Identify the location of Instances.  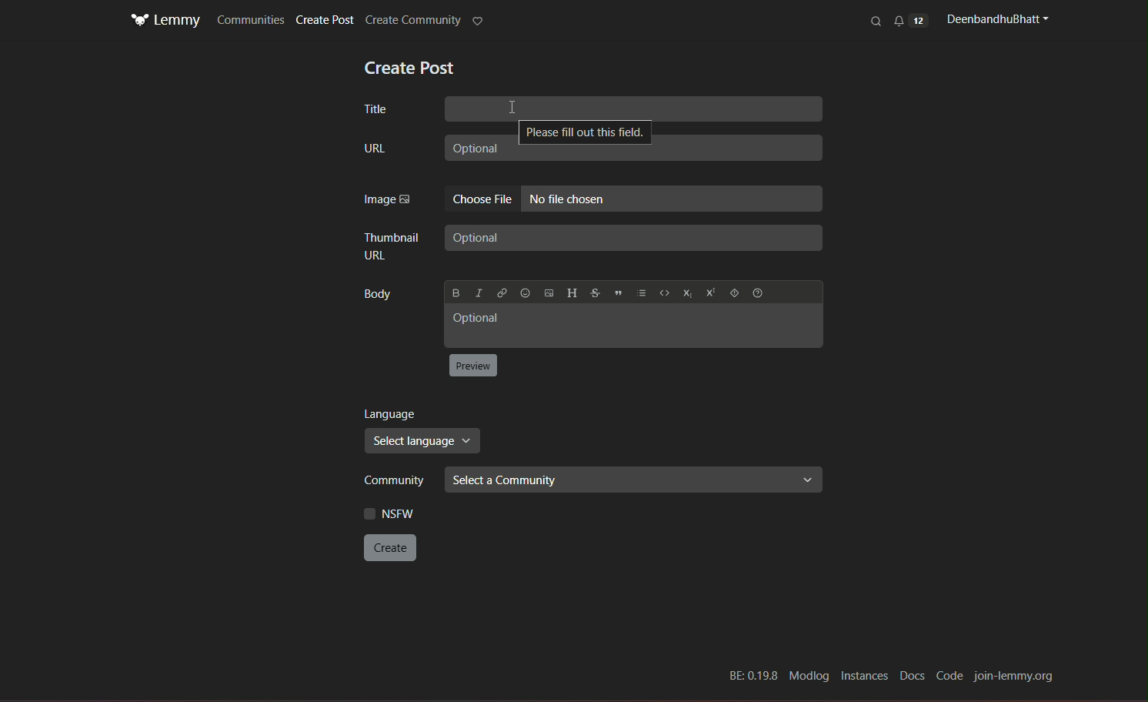
(863, 677).